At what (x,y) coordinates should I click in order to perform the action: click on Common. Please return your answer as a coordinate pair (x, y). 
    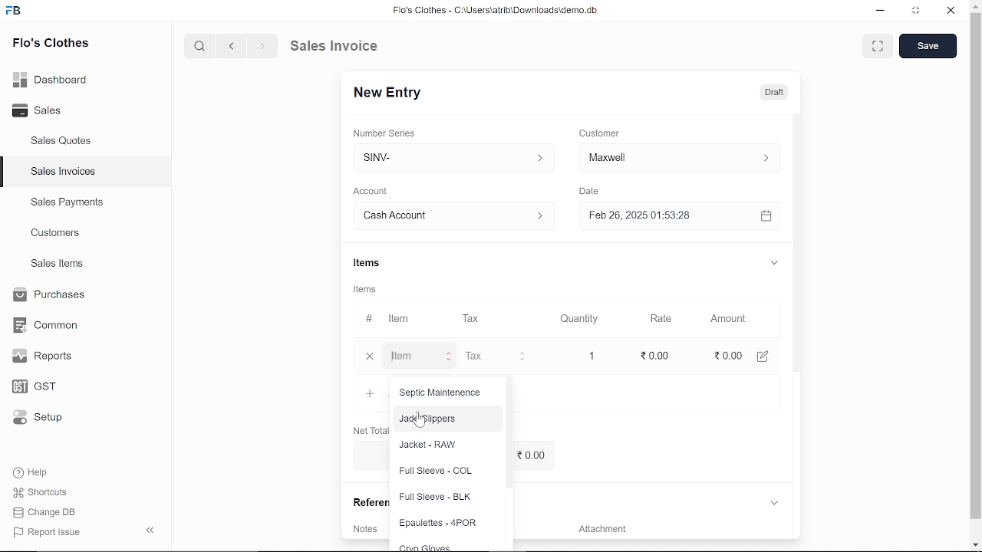
    Looking at the image, I should click on (48, 325).